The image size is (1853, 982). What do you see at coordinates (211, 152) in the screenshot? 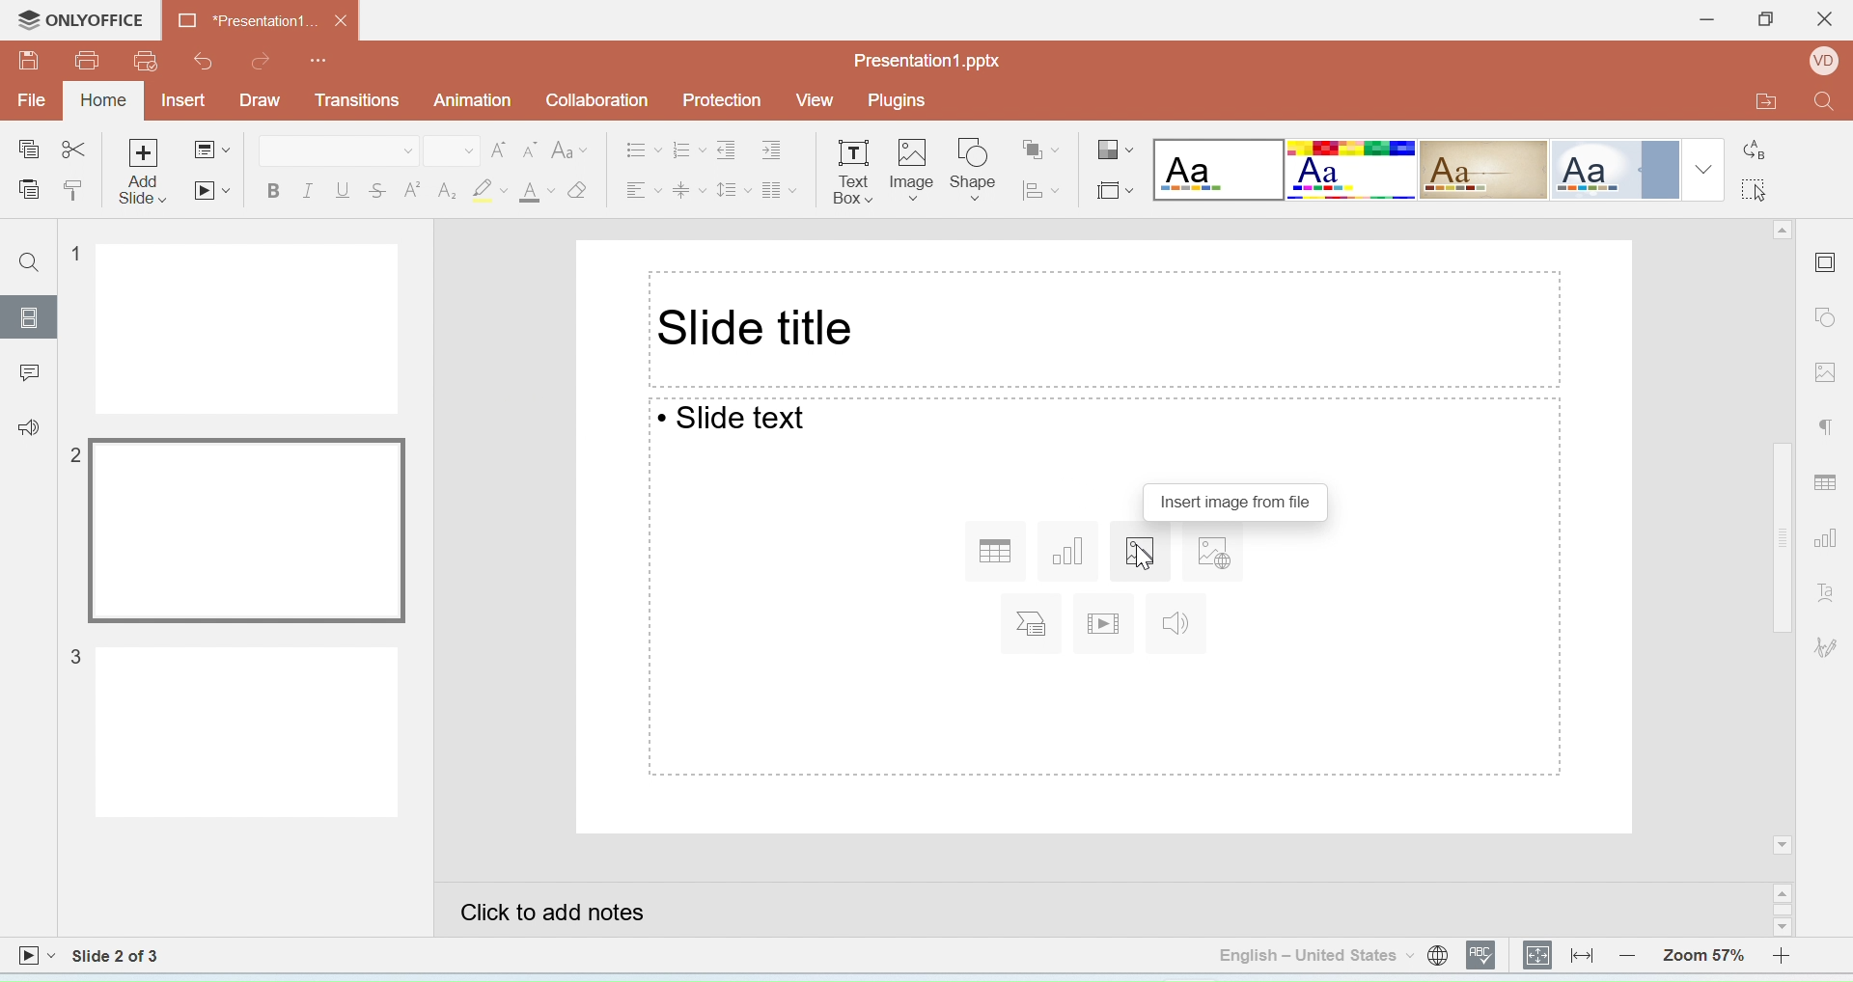
I see `Change slide layout` at bounding box center [211, 152].